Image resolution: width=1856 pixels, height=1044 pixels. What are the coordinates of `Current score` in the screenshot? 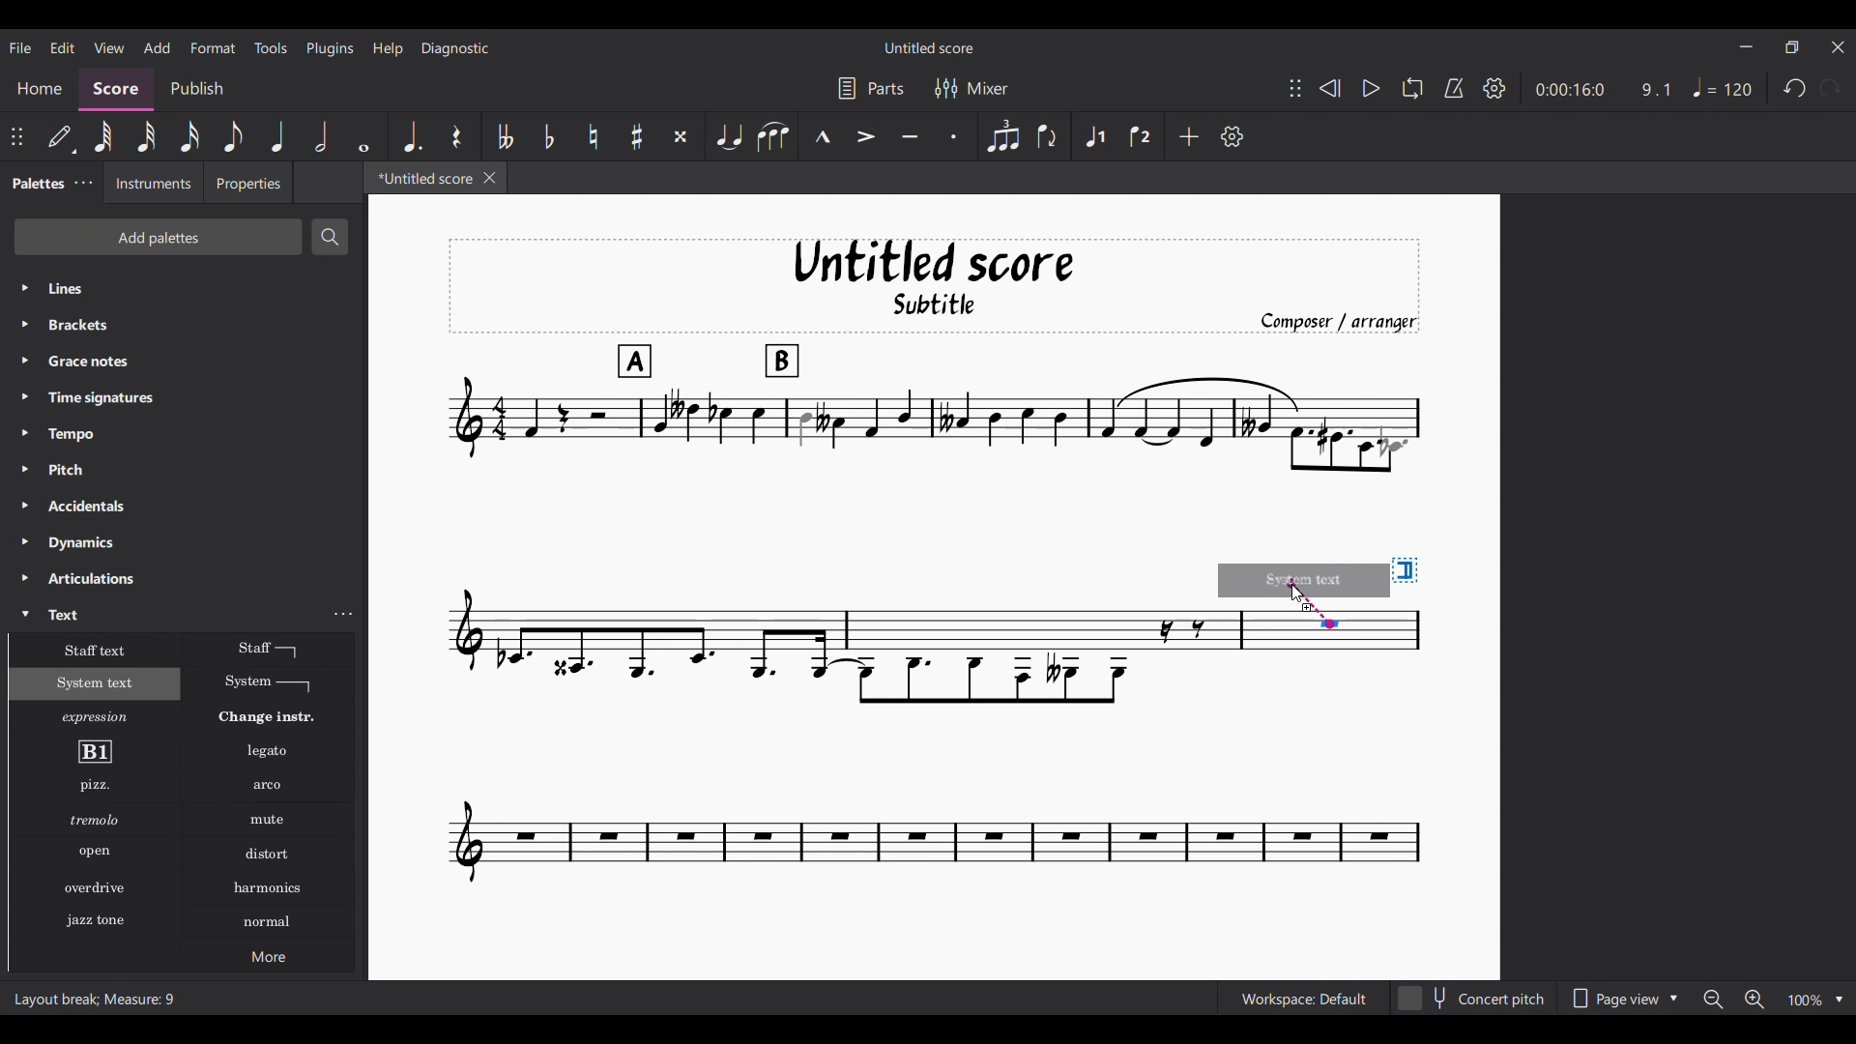 It's located at (1321, 400).